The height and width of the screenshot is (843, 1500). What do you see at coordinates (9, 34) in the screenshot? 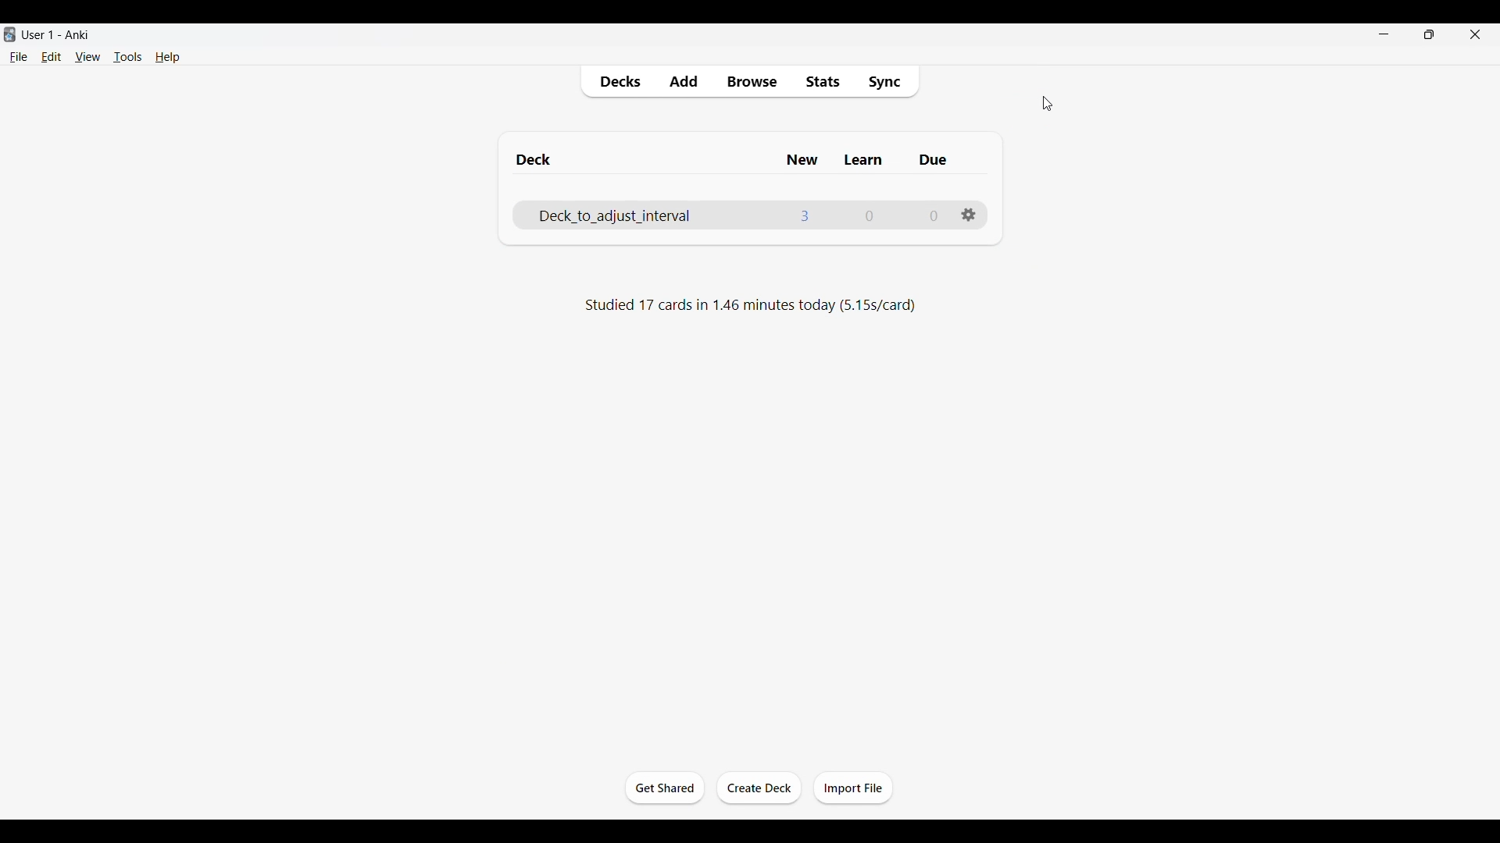
I see `Software logo` at bounding box center [9, 34].